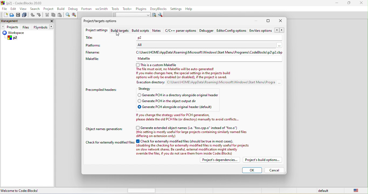  Describe the element at coordinates (18, 15) in the screenshot. I see `save` at that location.